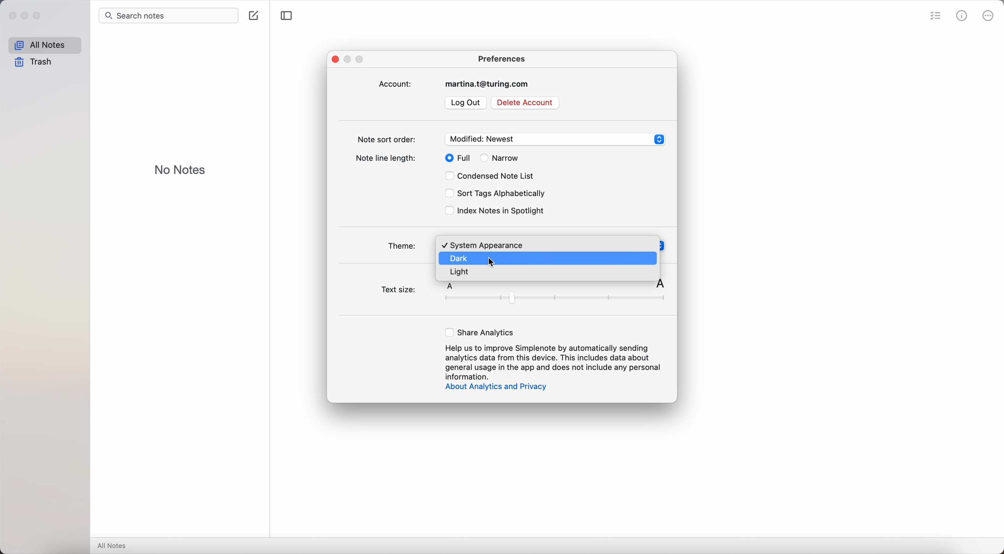 This screenshot has height=554, width=1004. I want to click on check list, so click(934, 16).